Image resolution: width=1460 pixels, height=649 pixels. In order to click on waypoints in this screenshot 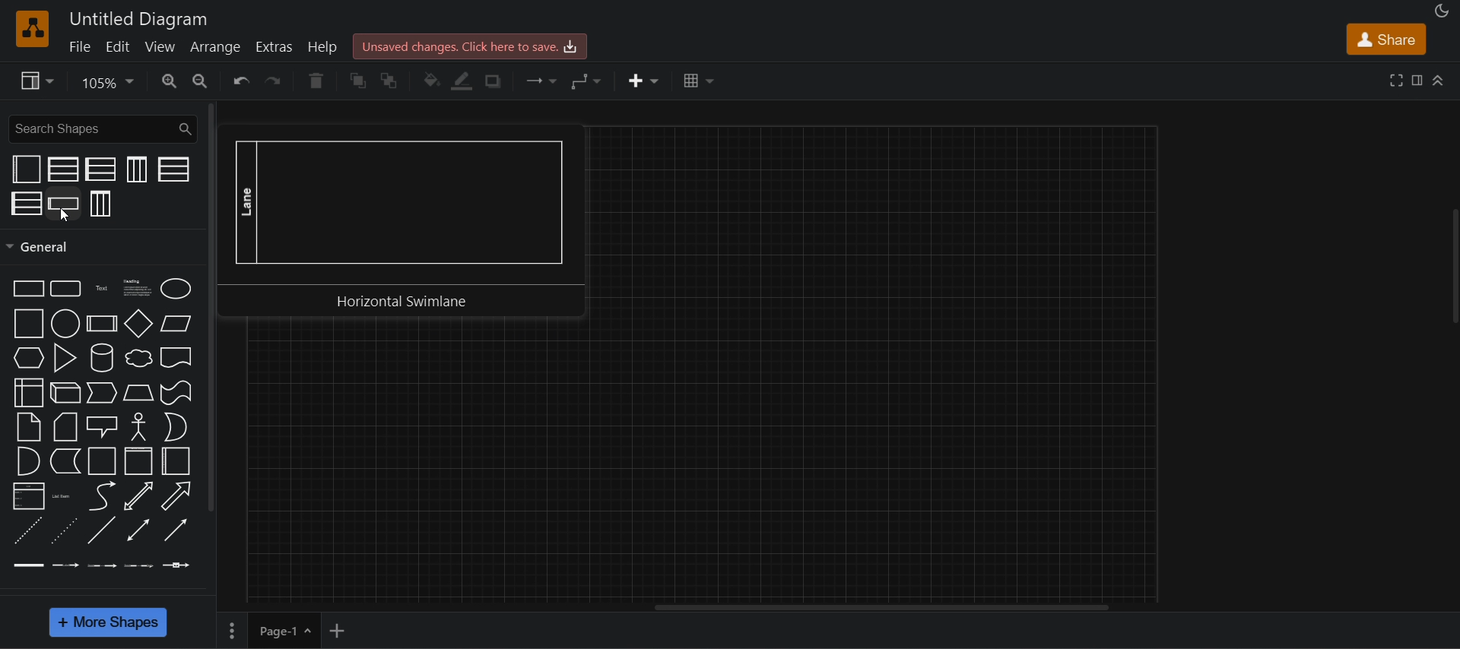, I will do `click(589, 81)`.